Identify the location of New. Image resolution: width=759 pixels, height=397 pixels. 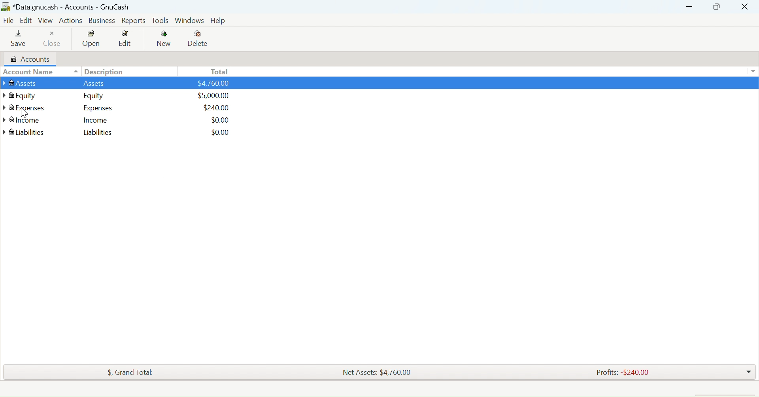
(162, 39).